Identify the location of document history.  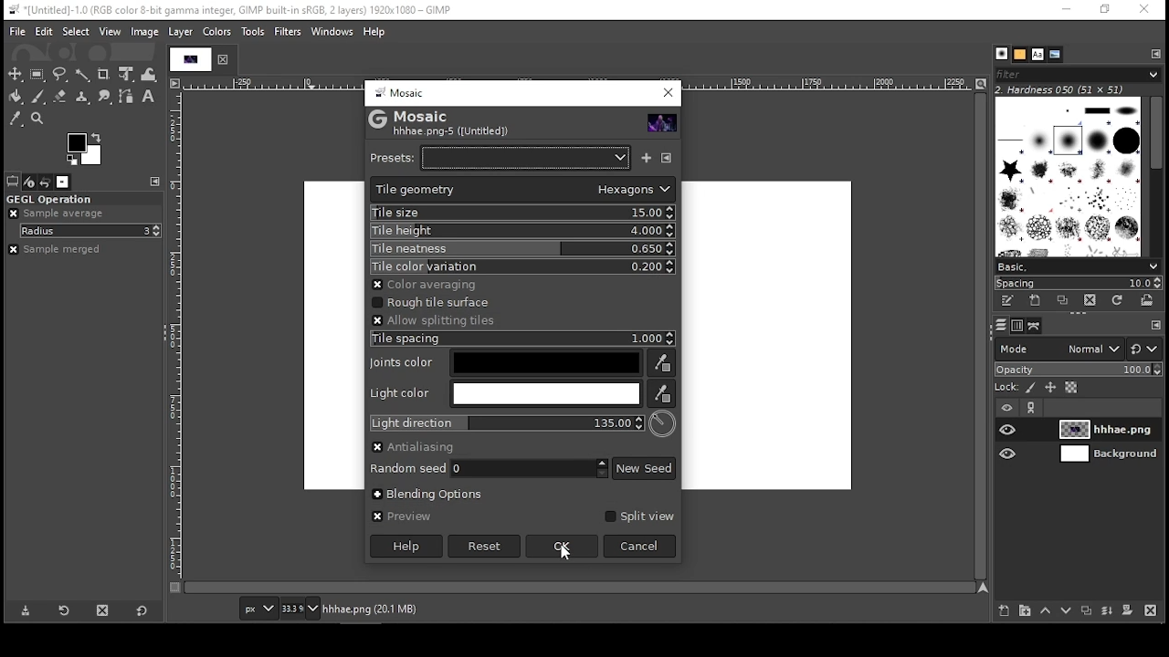
(1056, 54).